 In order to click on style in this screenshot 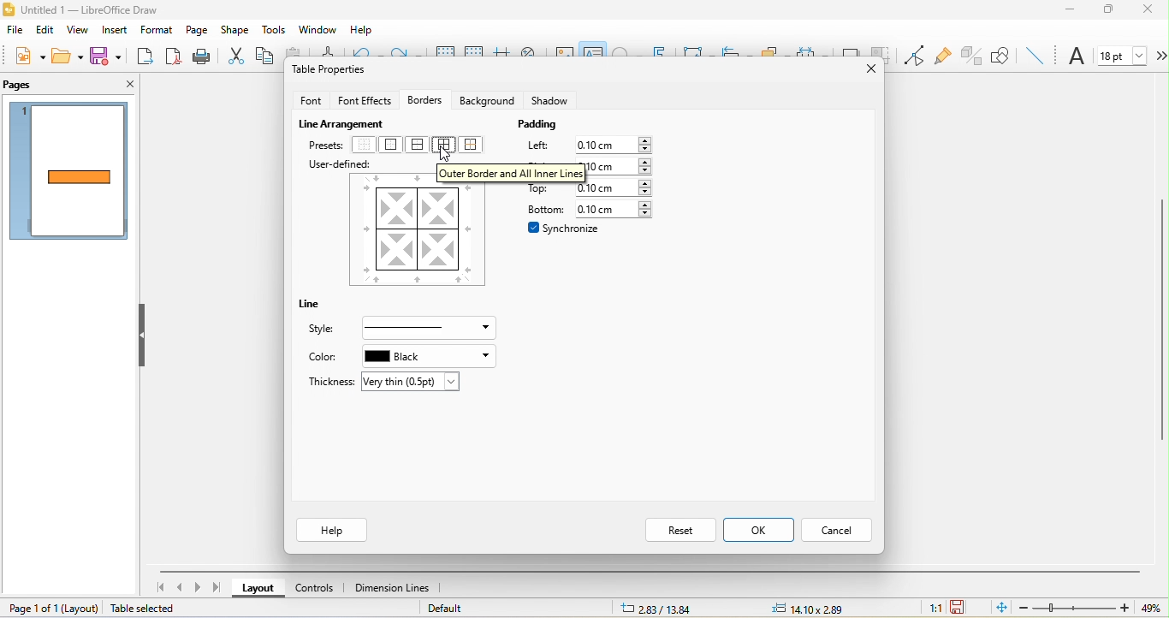, I will do `click(329, 330)`.